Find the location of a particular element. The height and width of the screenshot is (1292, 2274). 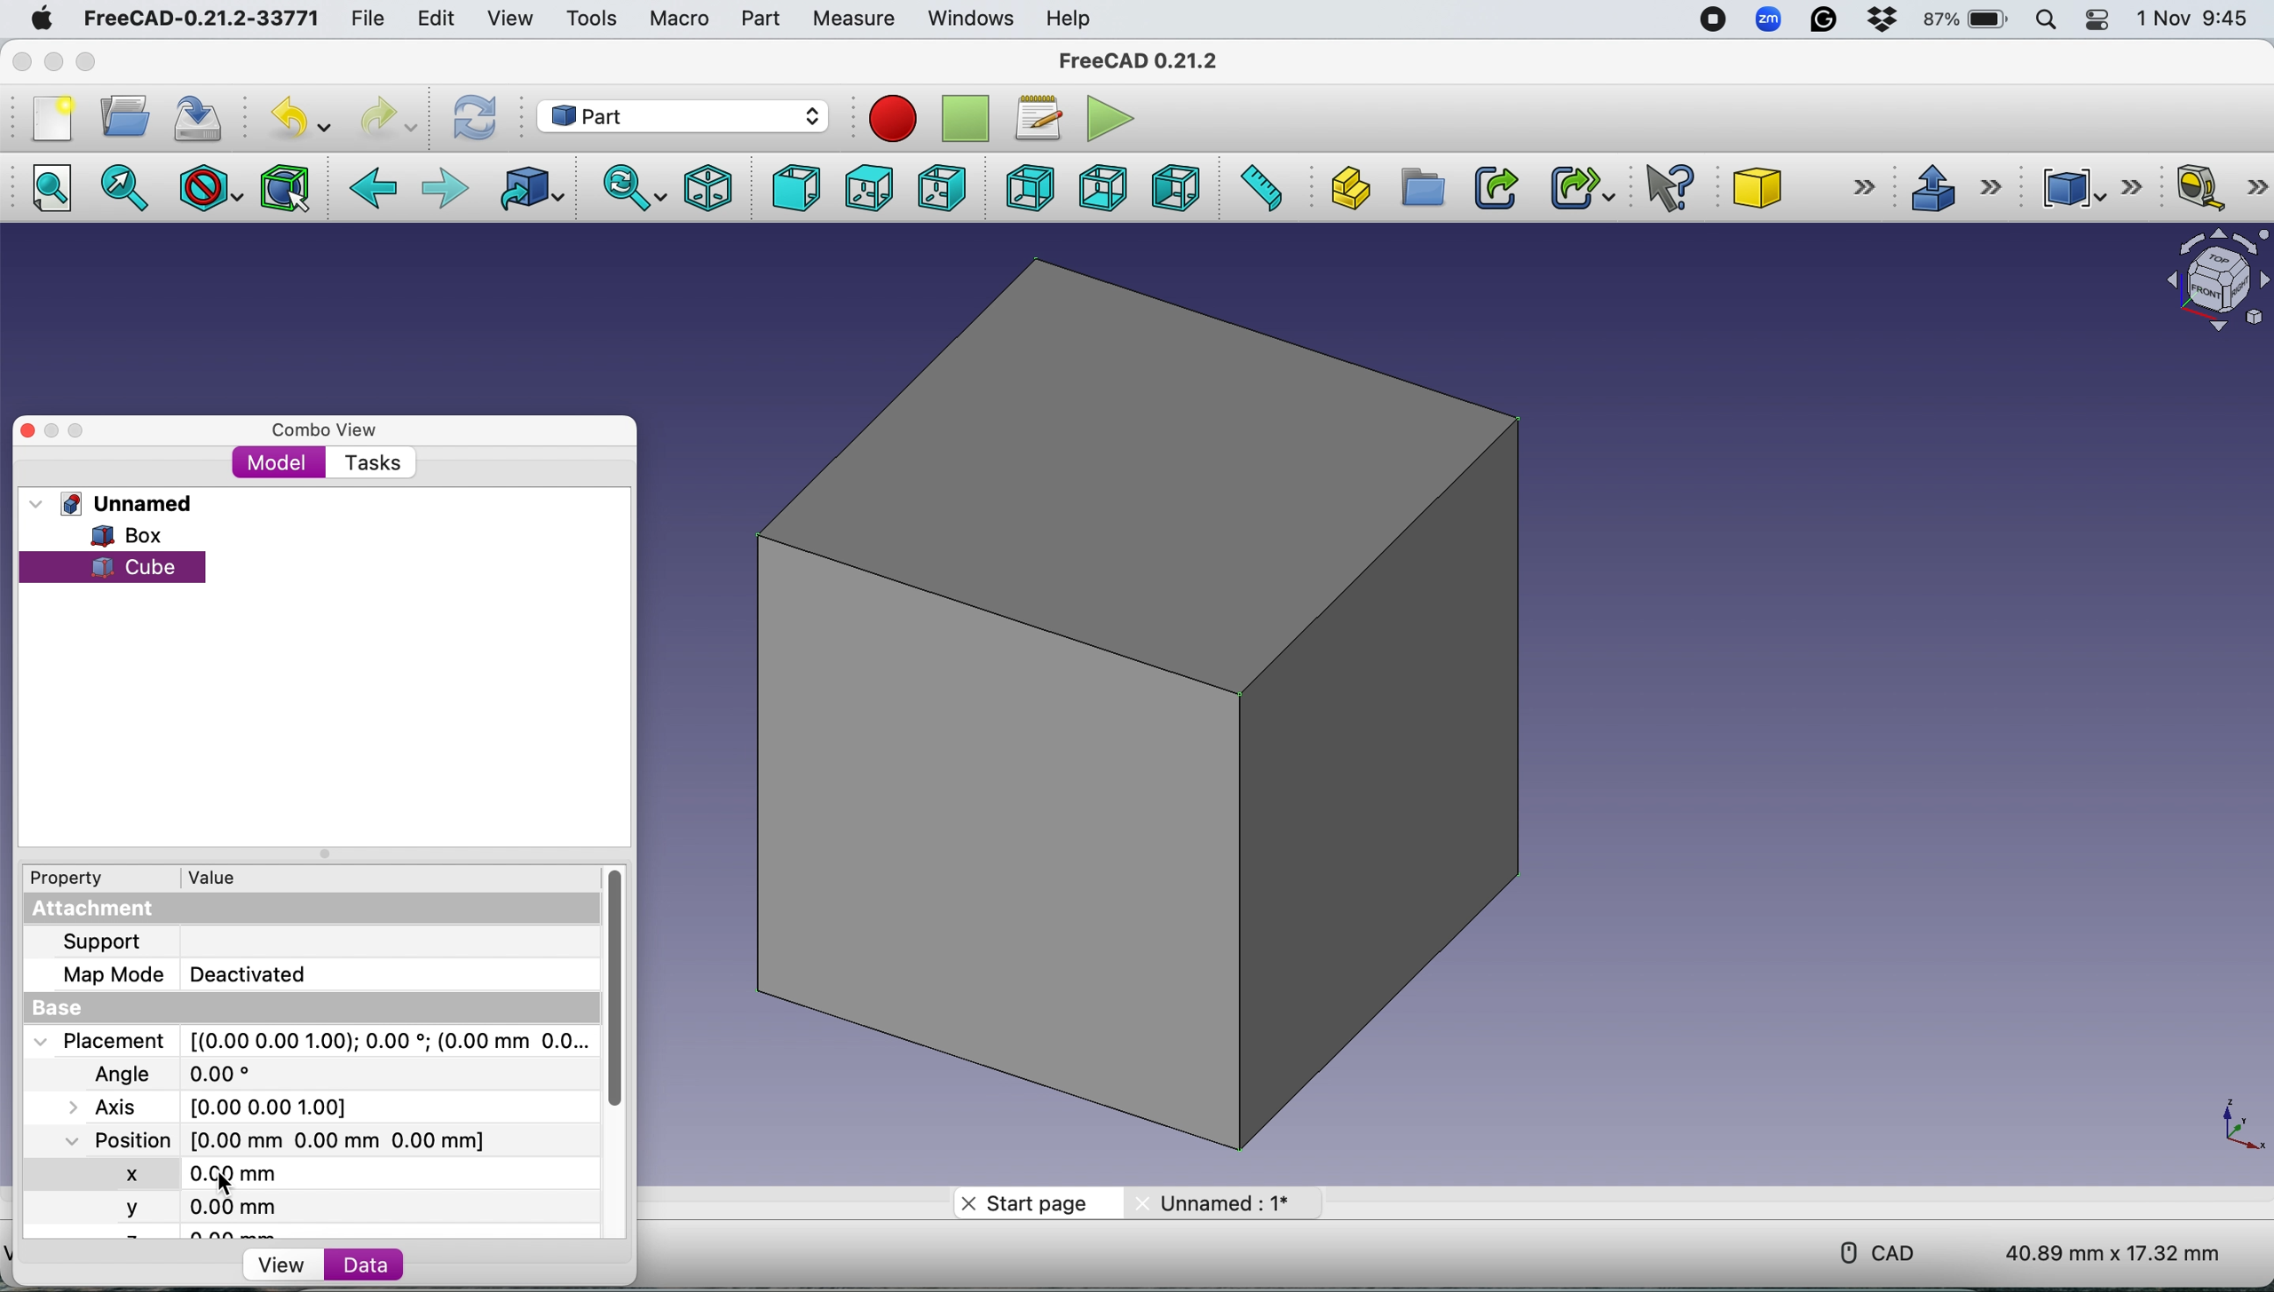

Macro is located at coordinates (680, 20).